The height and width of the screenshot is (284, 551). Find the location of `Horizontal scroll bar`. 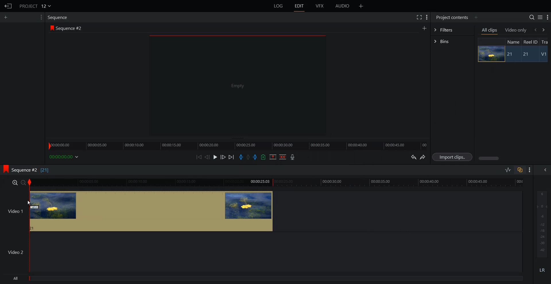

Horizontal scroll bar is located at coordinates (490, 158).